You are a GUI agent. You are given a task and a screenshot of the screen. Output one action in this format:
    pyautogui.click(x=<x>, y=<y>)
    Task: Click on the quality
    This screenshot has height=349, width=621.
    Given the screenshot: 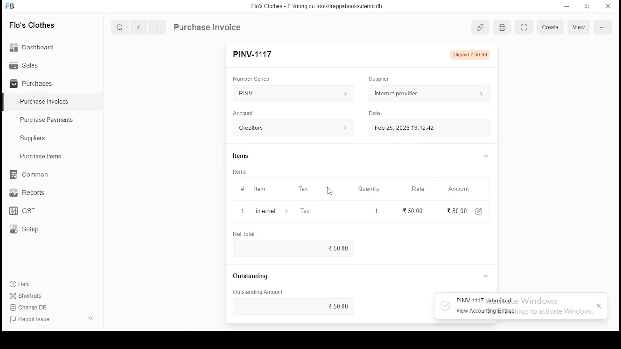 What is the action you would take?
    pyautogui.click(x=367, y=189)
    